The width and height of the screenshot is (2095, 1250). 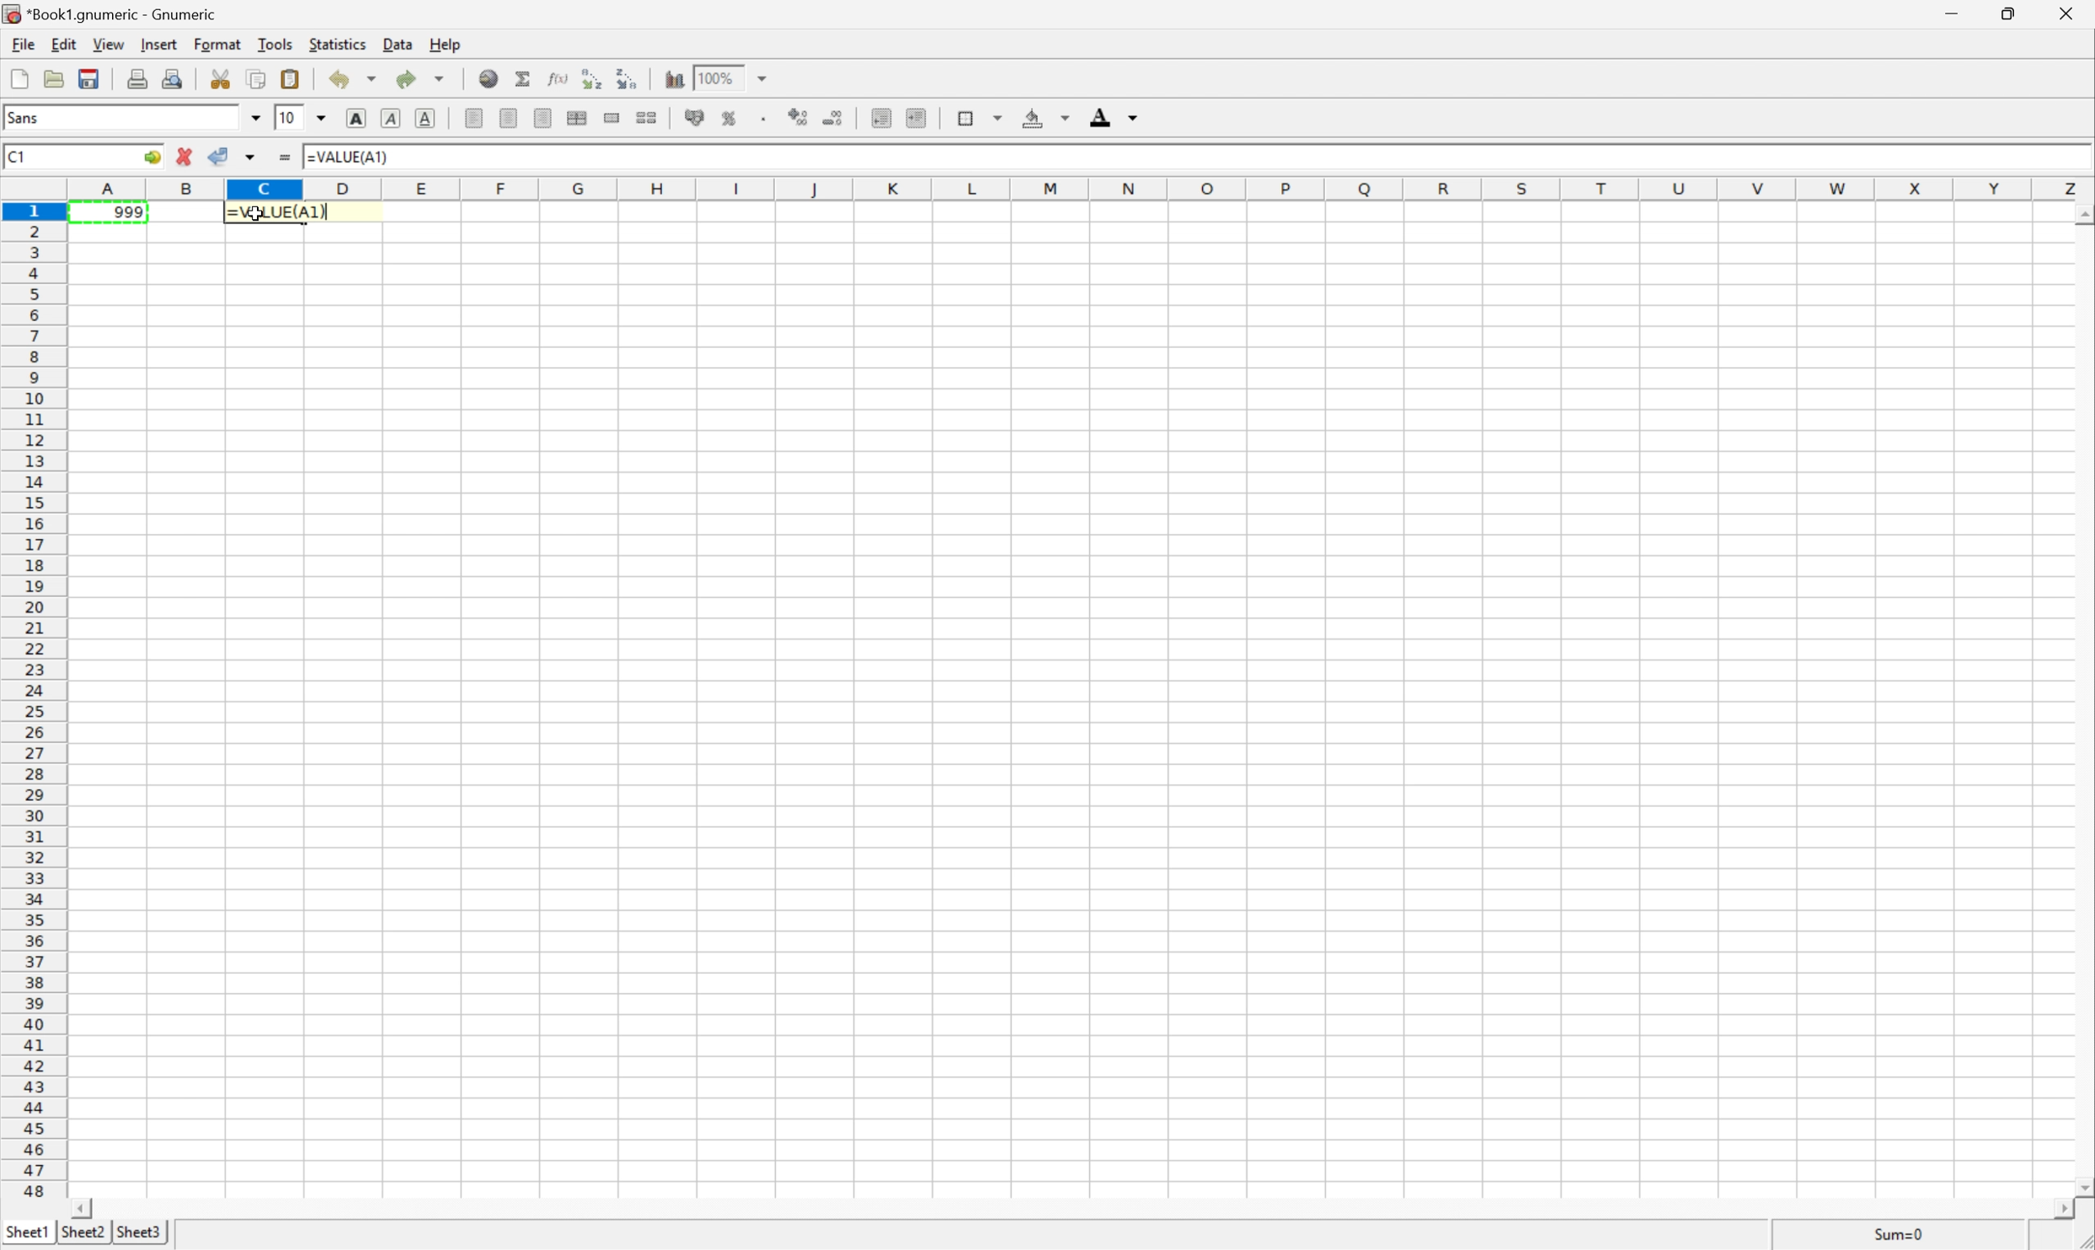 What do you see at coordinates (222, 83) in the screenshot?
I see `cut` at bounding box center [222, 83].